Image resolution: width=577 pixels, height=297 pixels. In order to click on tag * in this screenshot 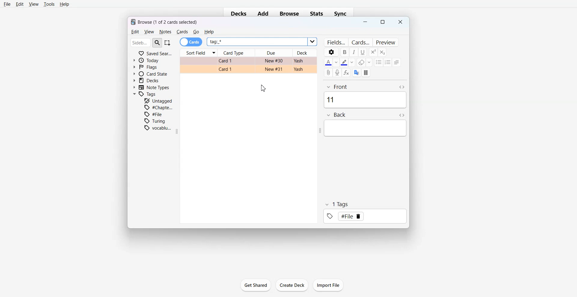, I will do `click(261, 42)`.